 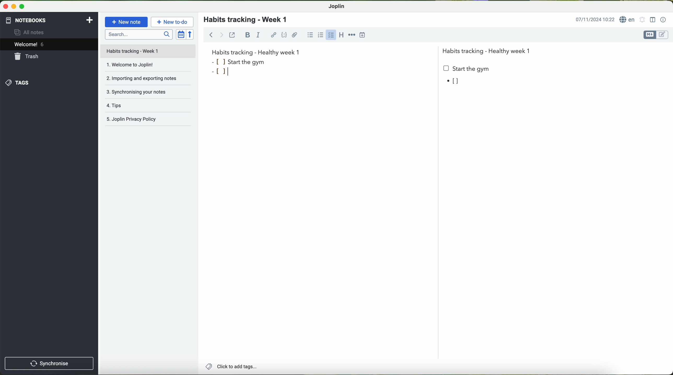 What do you see at coordinates (50, 20) in the screenshot?
I see `notebooks tab` at bounding box center [50, 20].